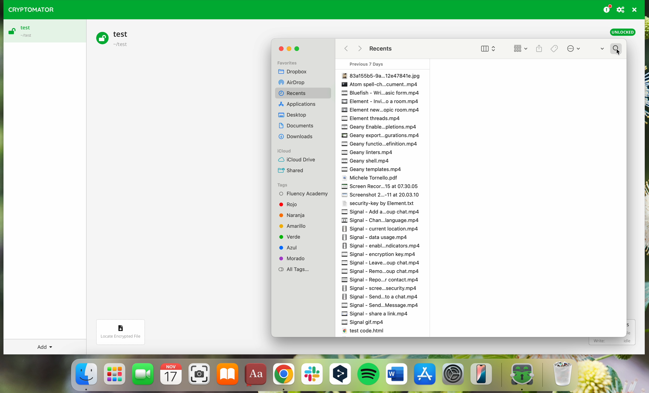 This screenshot has width=649, height=393. I want to click on Geany interest, so click(369, 152).